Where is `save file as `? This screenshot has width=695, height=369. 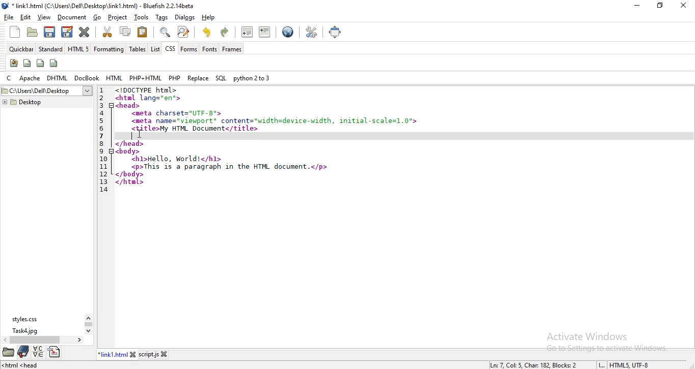
save file as  is located at coordinates (66, 32).